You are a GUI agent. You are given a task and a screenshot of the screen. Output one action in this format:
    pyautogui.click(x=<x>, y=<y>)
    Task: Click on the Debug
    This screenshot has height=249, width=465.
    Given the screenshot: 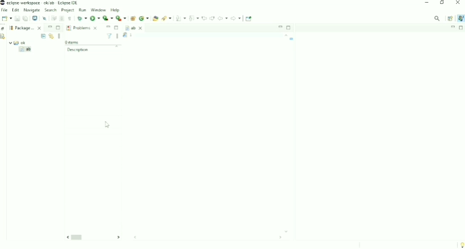 What is the action you would take?
    pyautogui.click(x=82, y=18)
    